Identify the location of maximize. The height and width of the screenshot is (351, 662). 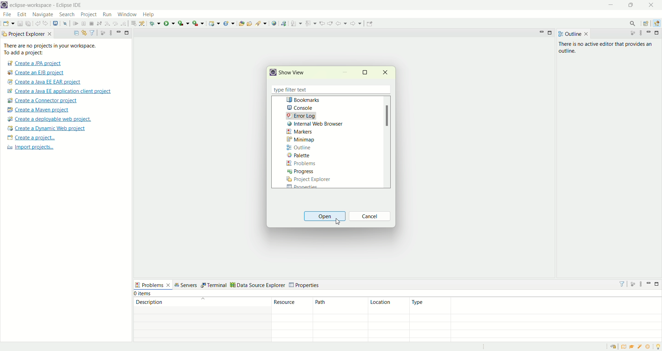
(657, 285).